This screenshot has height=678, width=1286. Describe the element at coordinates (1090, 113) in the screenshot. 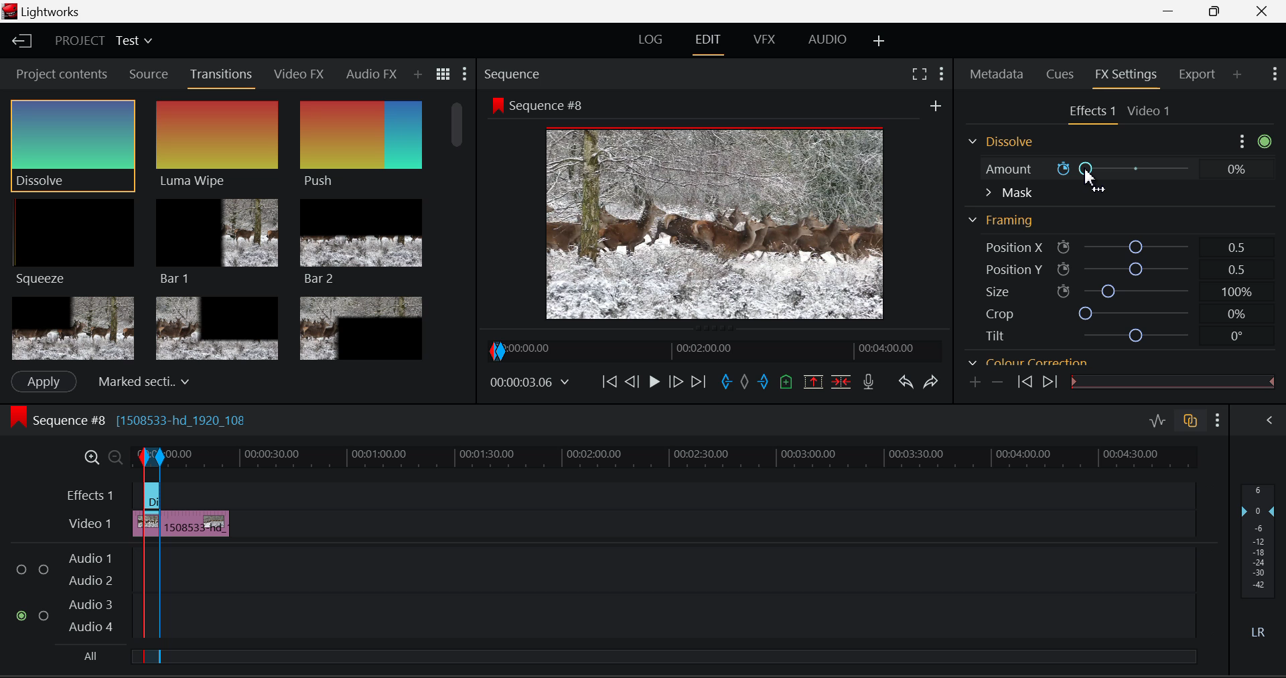

I see `Effects Settings` at that location.